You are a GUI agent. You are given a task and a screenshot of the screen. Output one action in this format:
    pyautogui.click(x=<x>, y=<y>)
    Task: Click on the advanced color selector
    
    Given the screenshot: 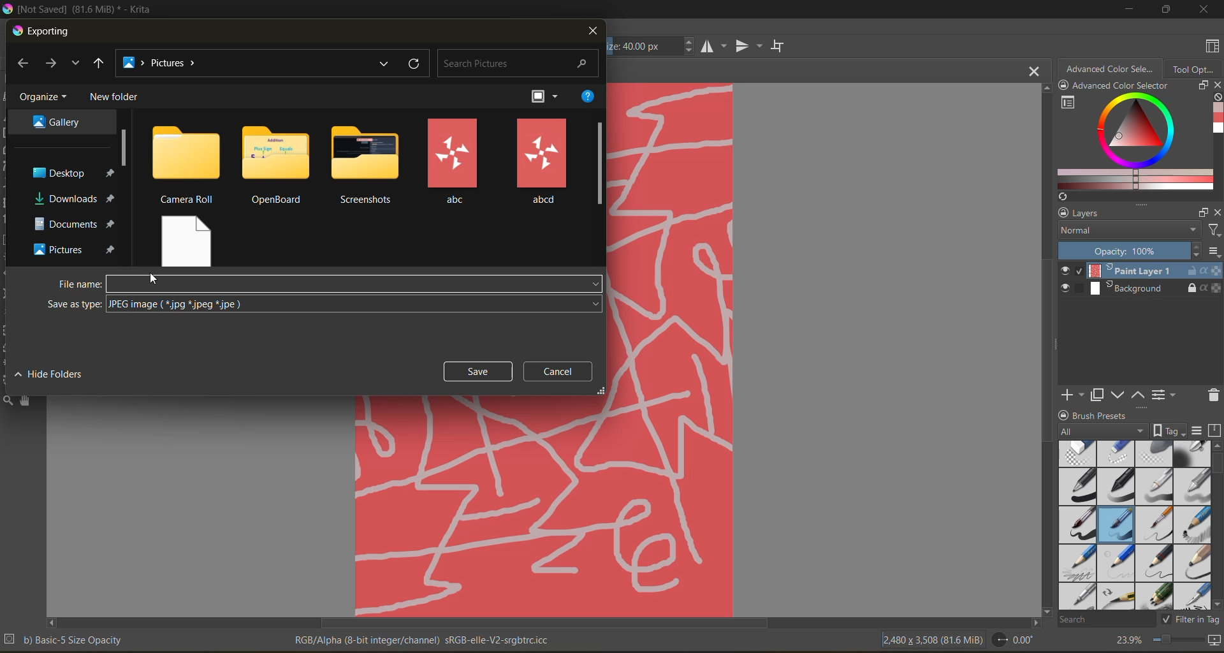 What is the action you would take?
    pyautogui.click(x=1110, y=68)
    